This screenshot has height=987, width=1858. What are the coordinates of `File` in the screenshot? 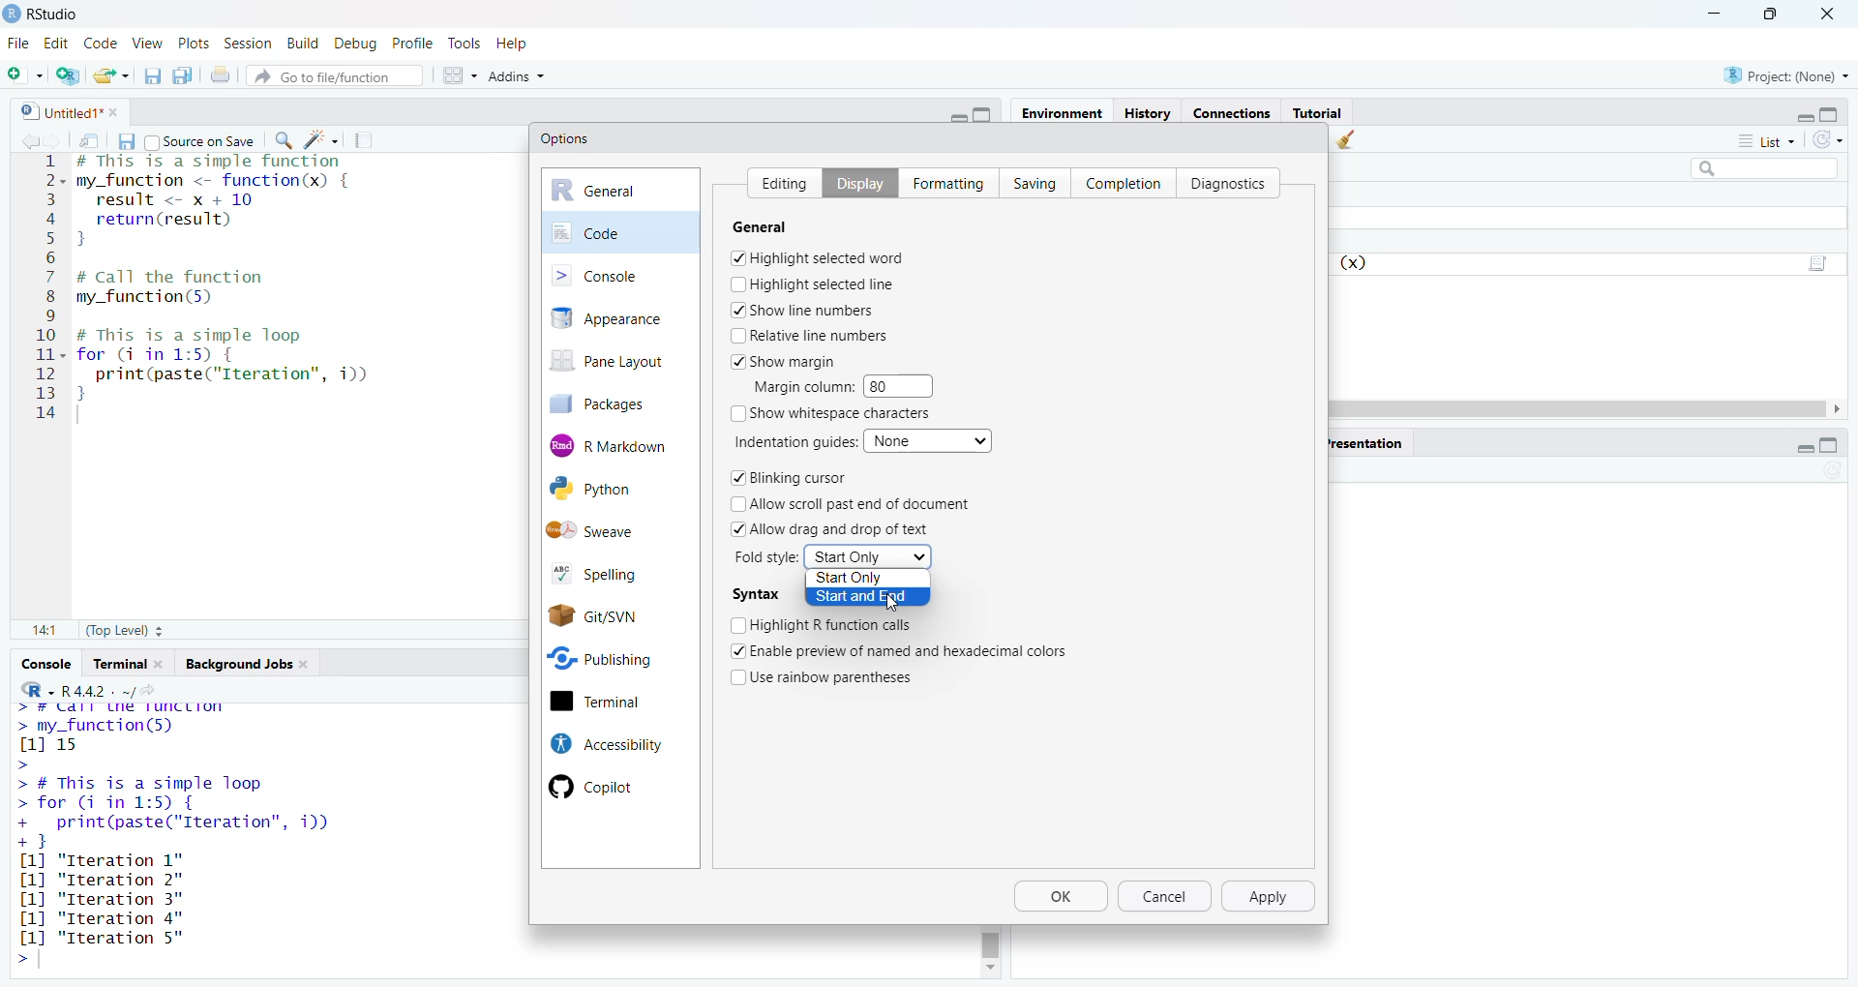 It's located at (18, 43).